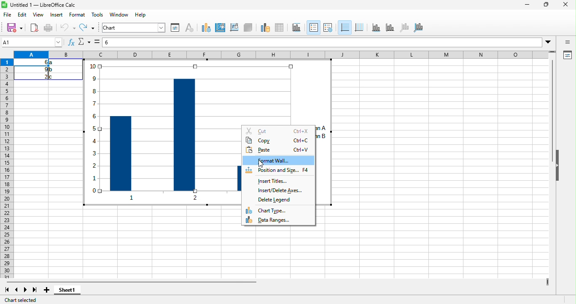  I want to click on x axis, so click(376, 27).